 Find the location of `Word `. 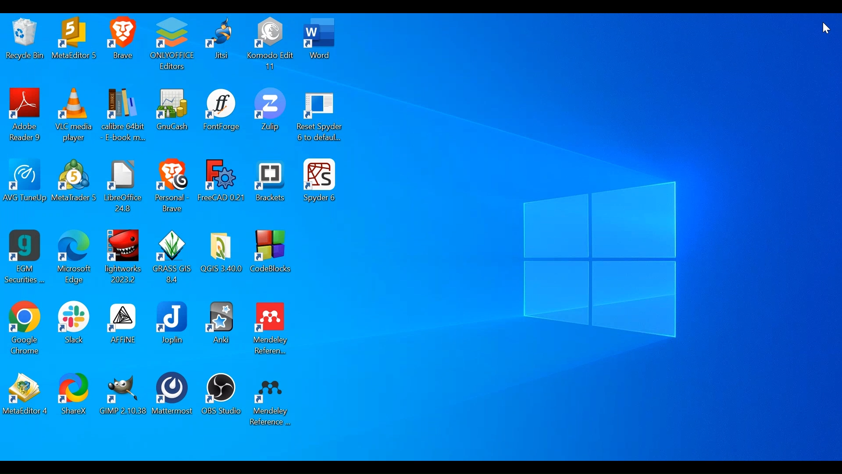

Word  is located at coordinates (321, 44).